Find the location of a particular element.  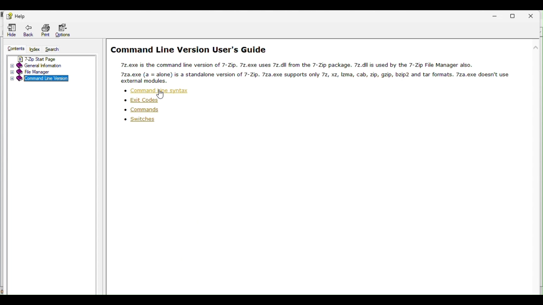

Command line version is located at coordinates (38, 80).